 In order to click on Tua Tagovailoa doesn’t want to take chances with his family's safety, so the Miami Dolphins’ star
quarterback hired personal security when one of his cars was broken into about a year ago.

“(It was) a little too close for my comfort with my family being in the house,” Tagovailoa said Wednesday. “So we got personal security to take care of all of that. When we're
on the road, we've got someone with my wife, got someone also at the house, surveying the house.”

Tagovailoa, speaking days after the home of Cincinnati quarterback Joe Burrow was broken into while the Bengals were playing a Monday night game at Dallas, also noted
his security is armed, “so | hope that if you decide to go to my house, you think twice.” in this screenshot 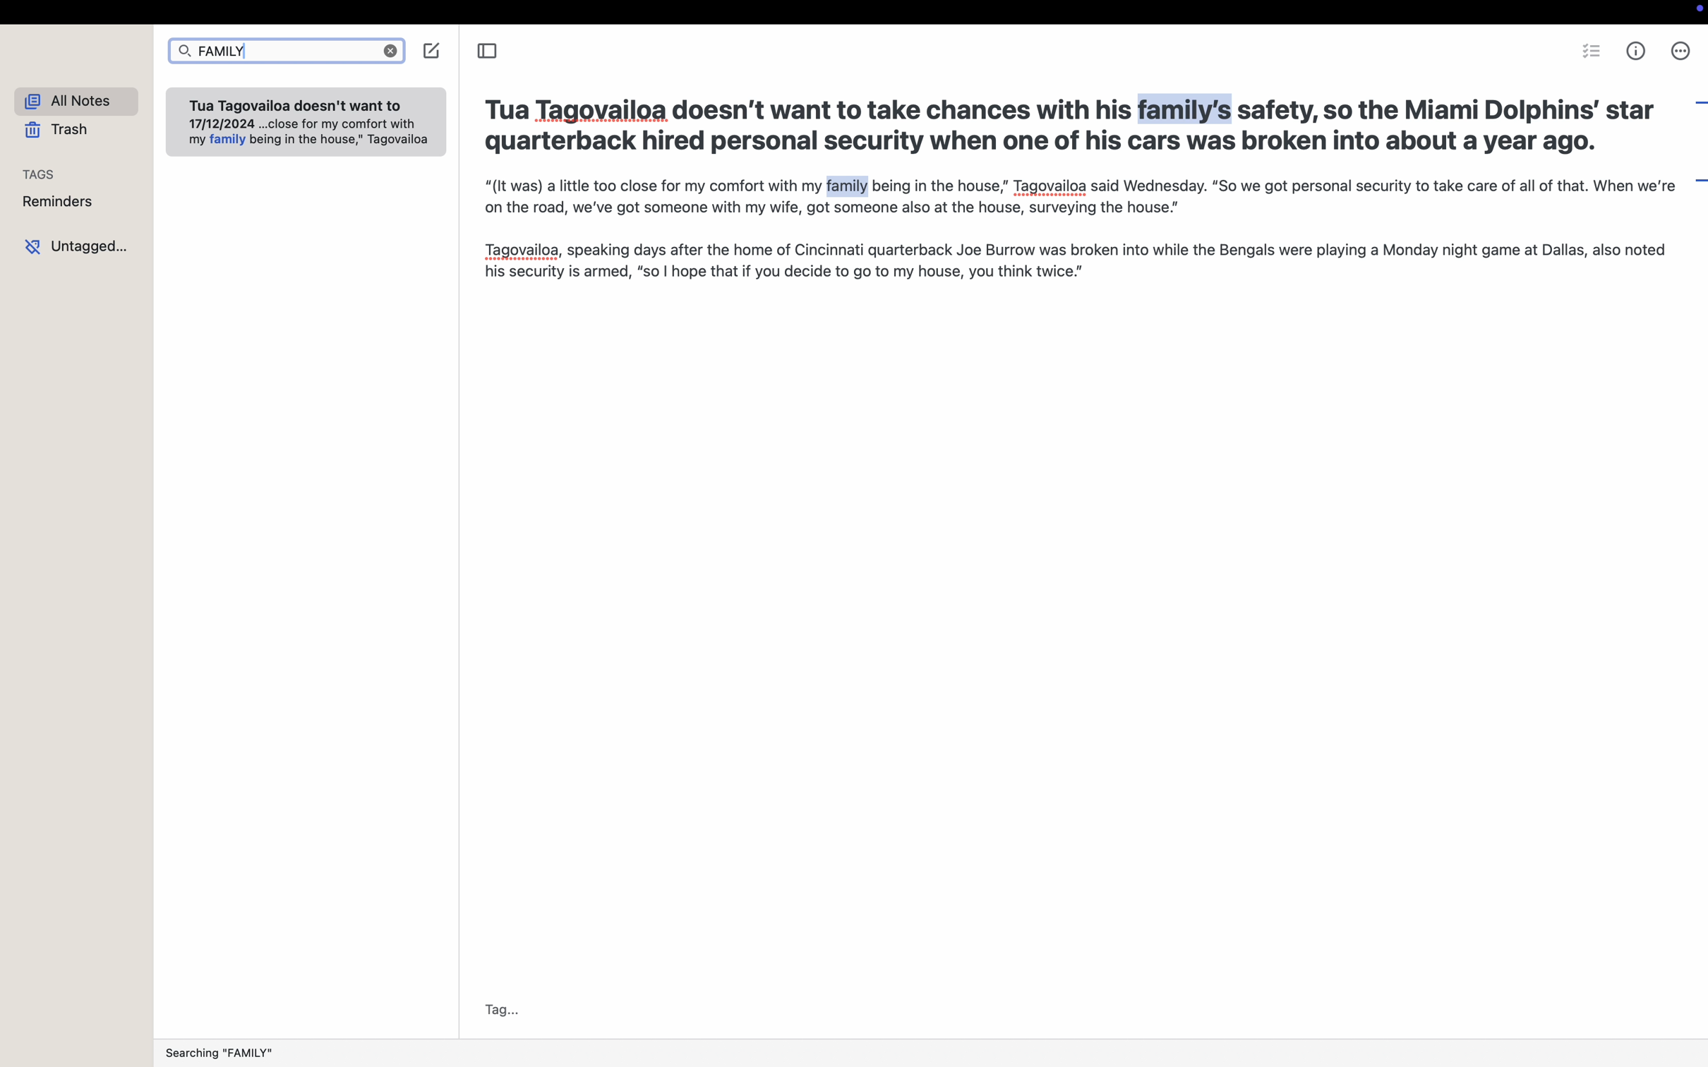, I will do `click(1072, 188)`.